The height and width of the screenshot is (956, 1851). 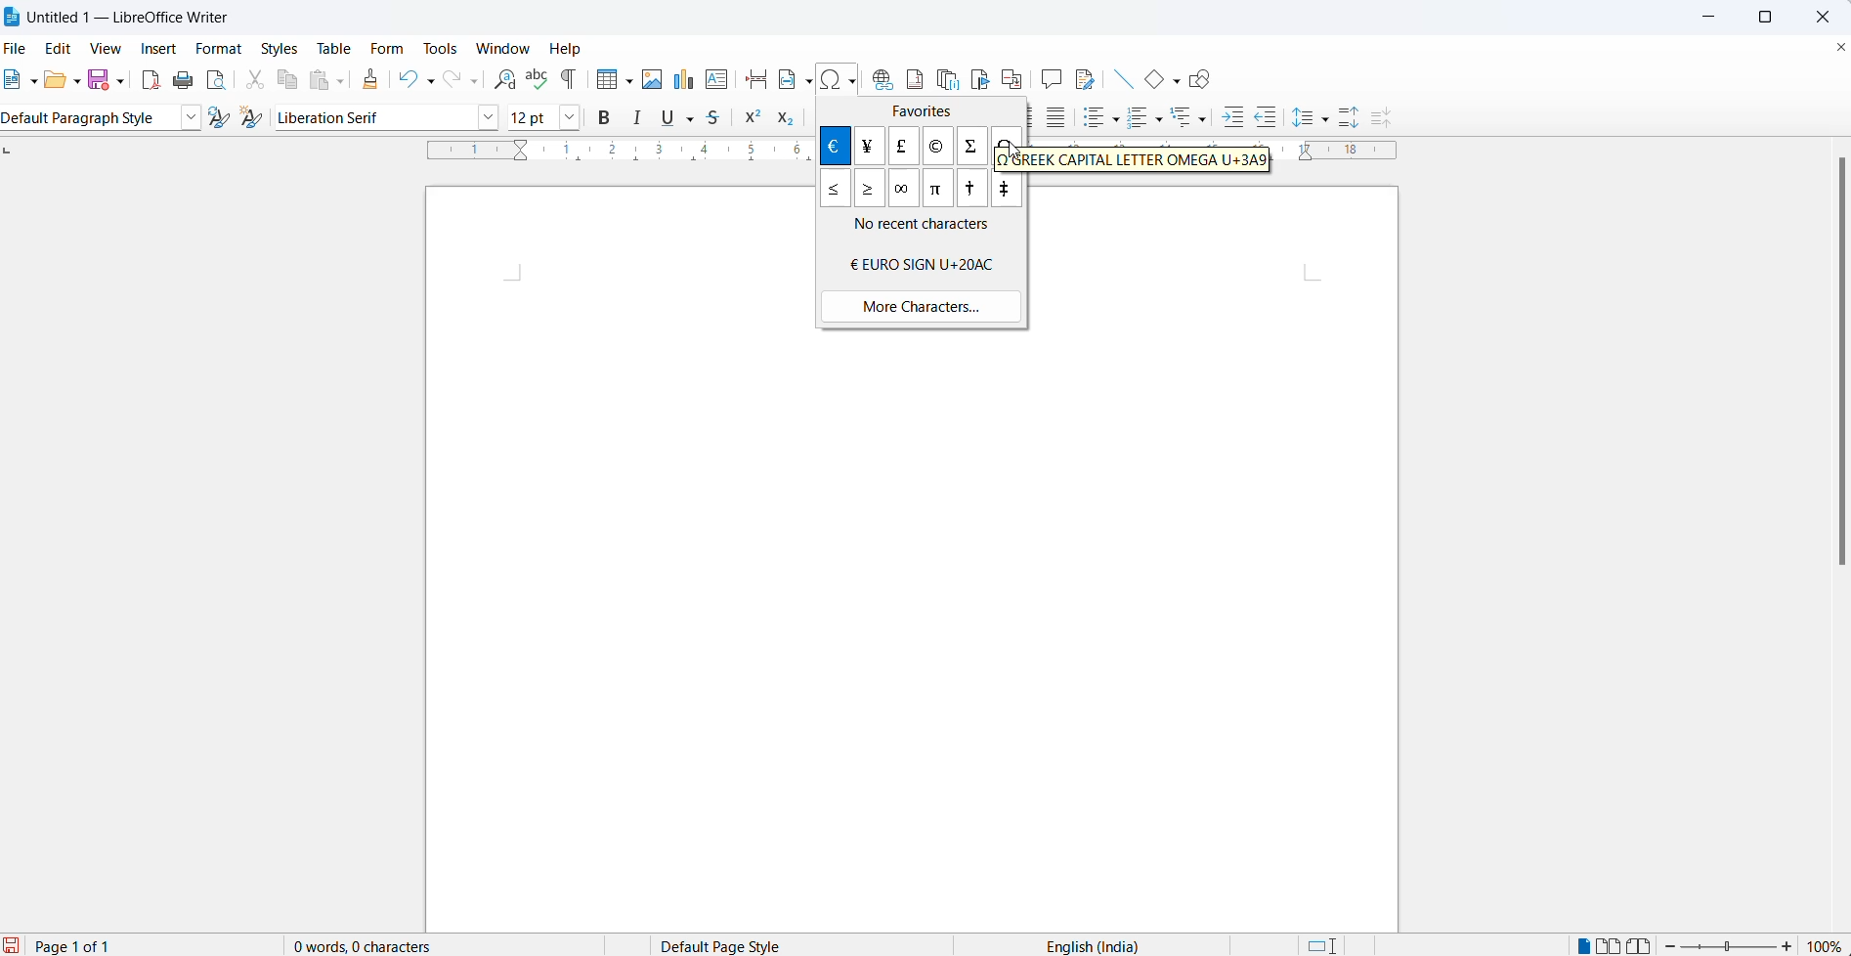 I want to click on print preview, so click(x=217, y=83).